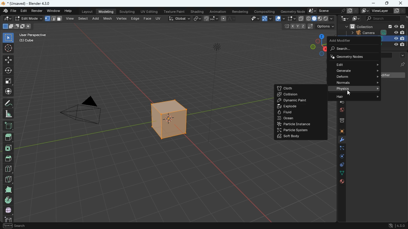  Describe the element at coordinates (358, 77) in the screenshot. I see `deform` at that location.